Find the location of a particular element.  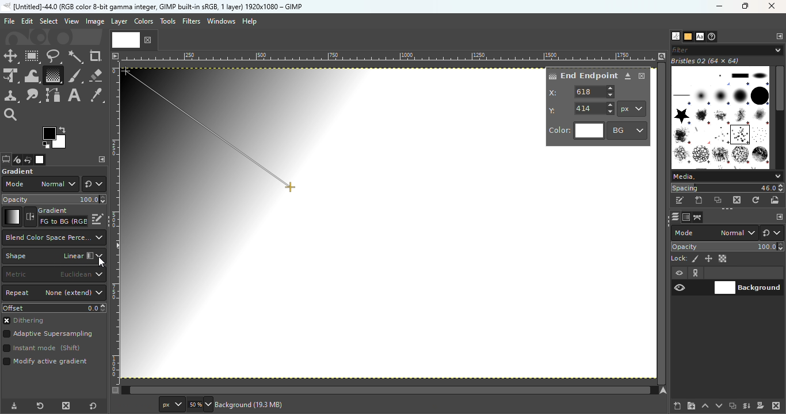

Open the undo history dialog is located at coordinates (28, 159).